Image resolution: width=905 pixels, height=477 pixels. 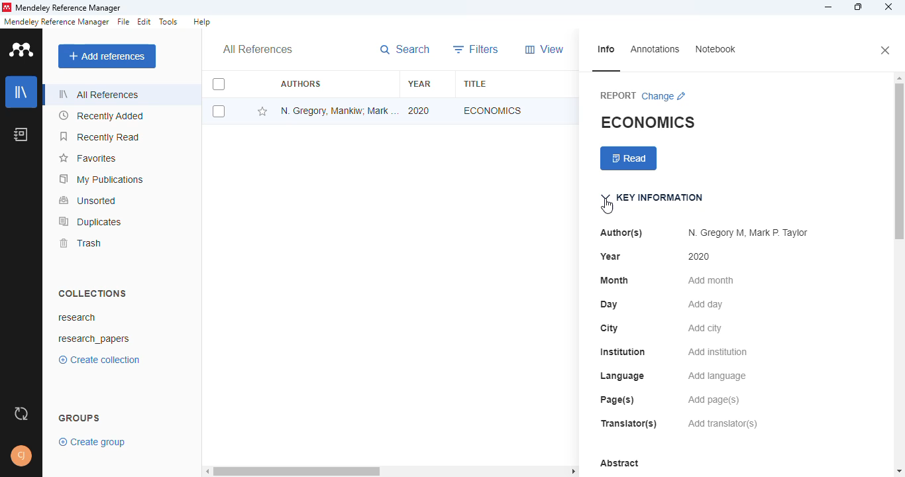 What do you see at coordinates (80, 418) in the screenshot?
I see `groups` at bounding box center [80, 418].